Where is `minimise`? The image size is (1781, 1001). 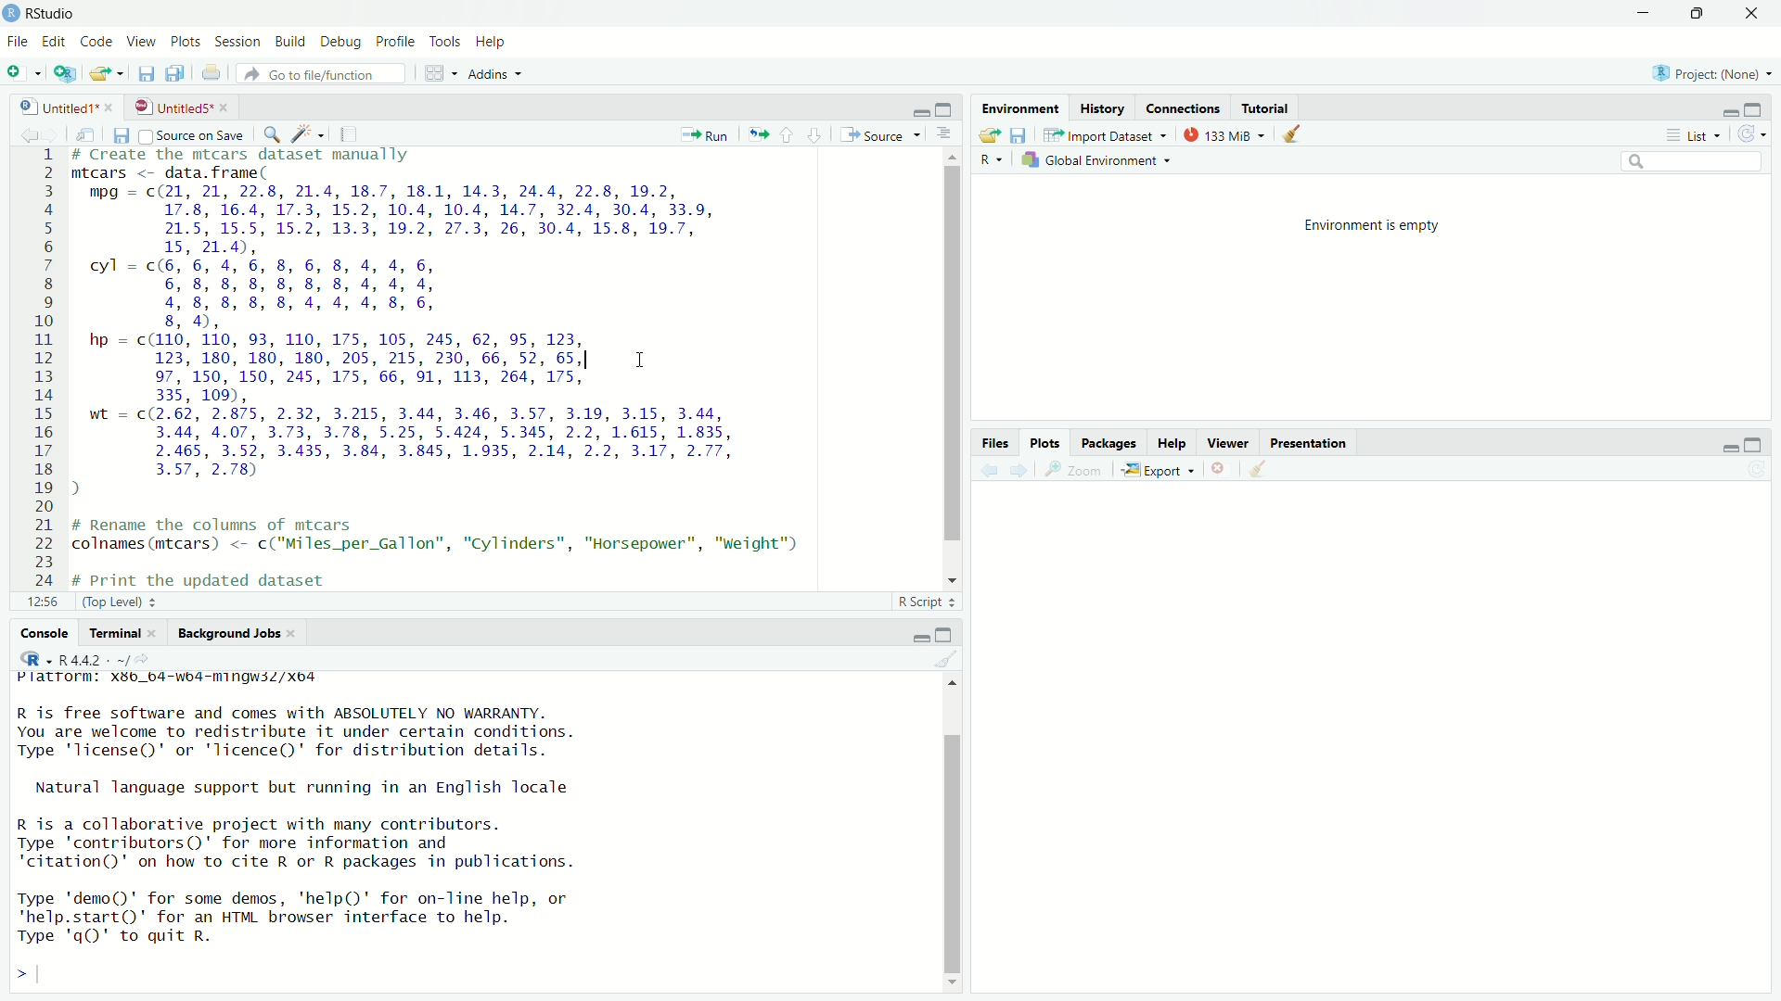 minimise is located at coordinates (1642, 16).